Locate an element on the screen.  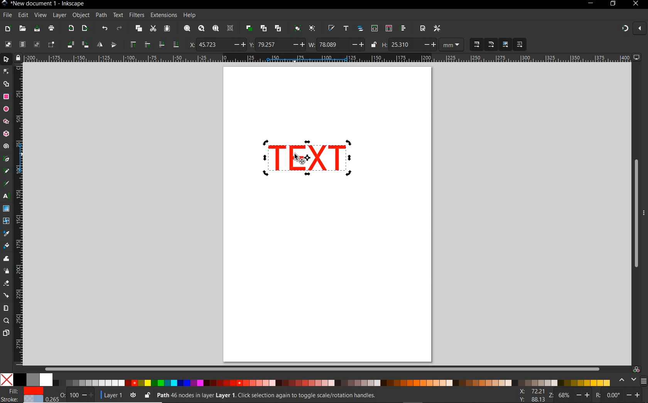
LAYER is located at coordinates (60, 15).